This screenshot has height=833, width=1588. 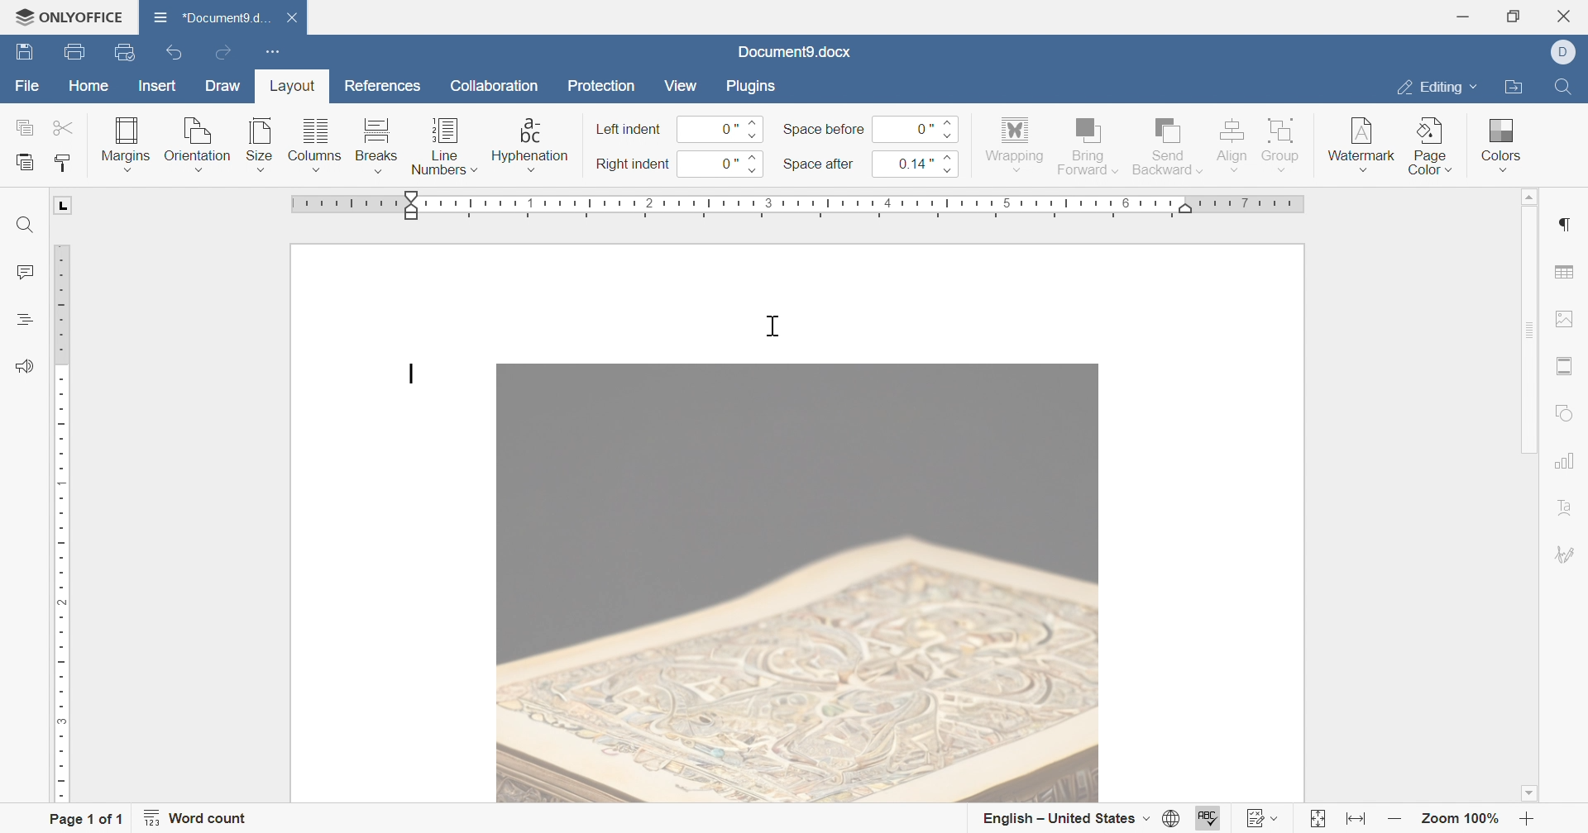 I want to click on wrapping, so click(x=1013, y=145).